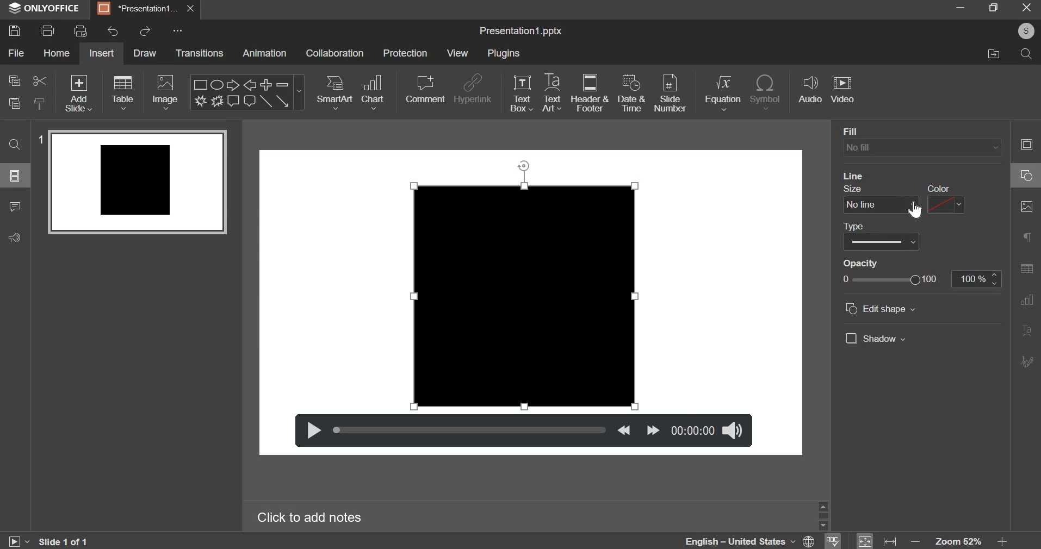 This screenshot has width=1041, height=549. Describe the element at coordinates (1026, 31) in the screenshot. I see `S Profile` at that location.